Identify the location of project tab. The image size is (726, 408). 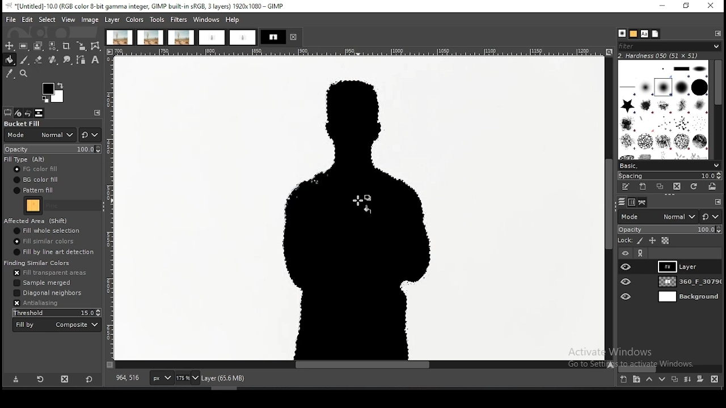
(151, 37).